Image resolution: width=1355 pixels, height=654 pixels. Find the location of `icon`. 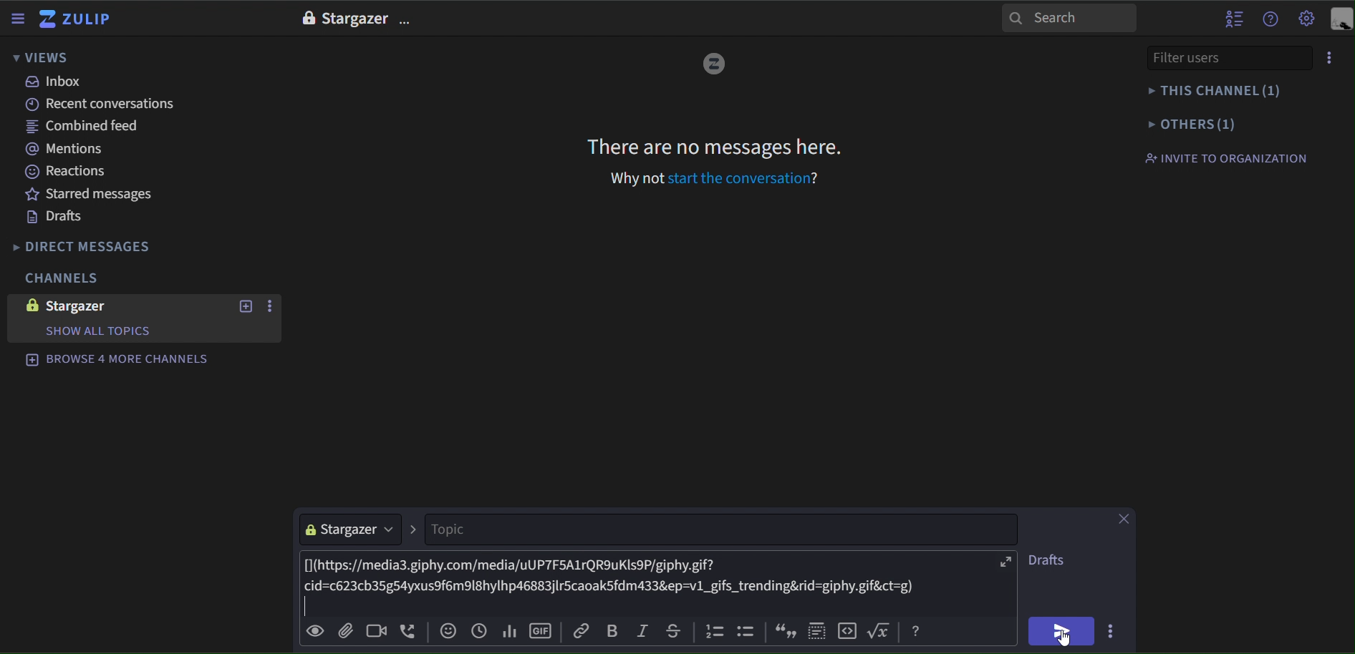

icon is located at coordinates (882, 630).